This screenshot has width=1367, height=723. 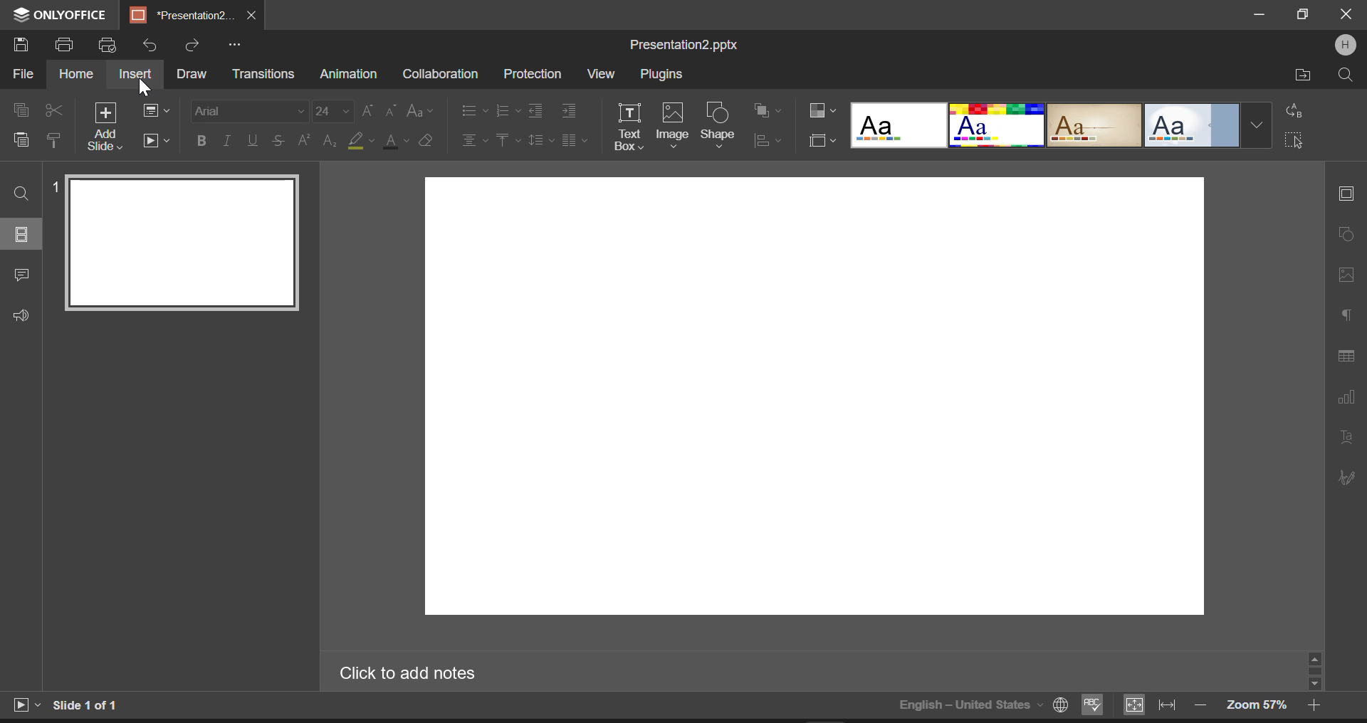 What do you see at coordinates (26, 703) in the screenshot?
I see `Start Slideshow` at bounding box center [26, 703].